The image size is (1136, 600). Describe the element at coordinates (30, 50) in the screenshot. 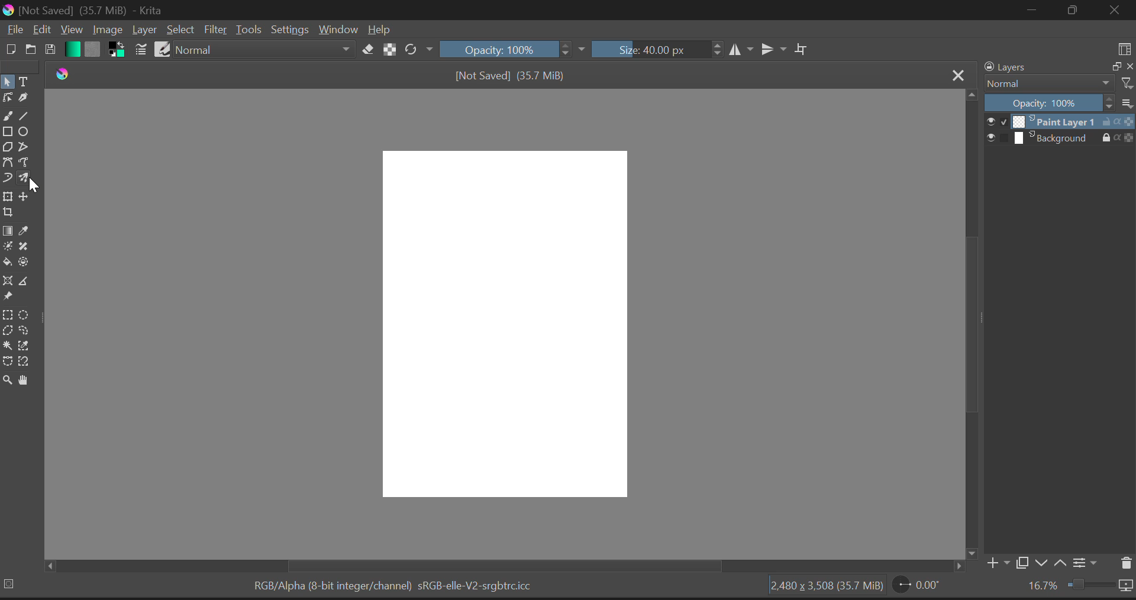

I see `Open` at that location.